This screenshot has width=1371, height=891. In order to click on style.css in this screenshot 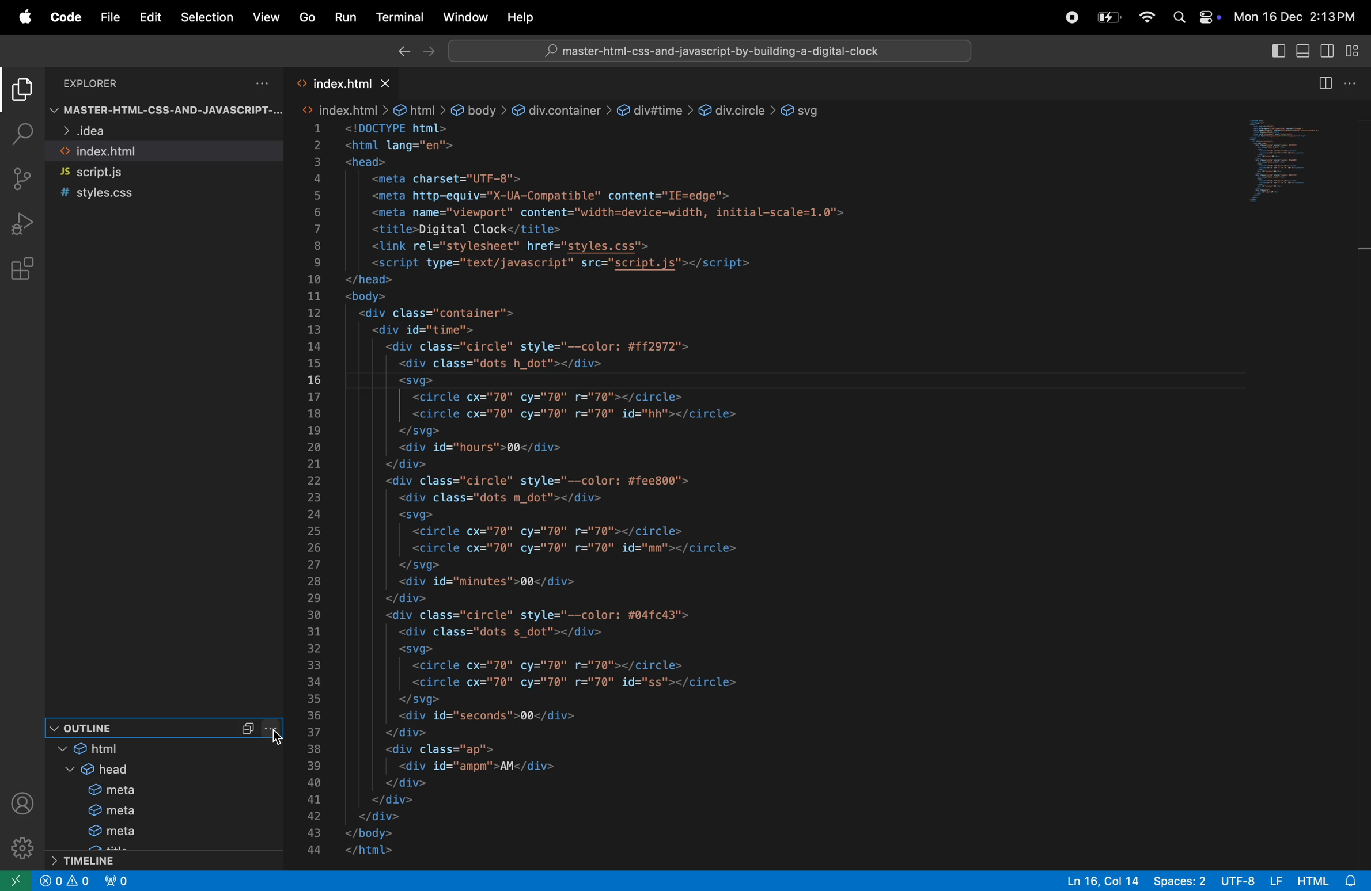, I will do `click(153, 194)`.